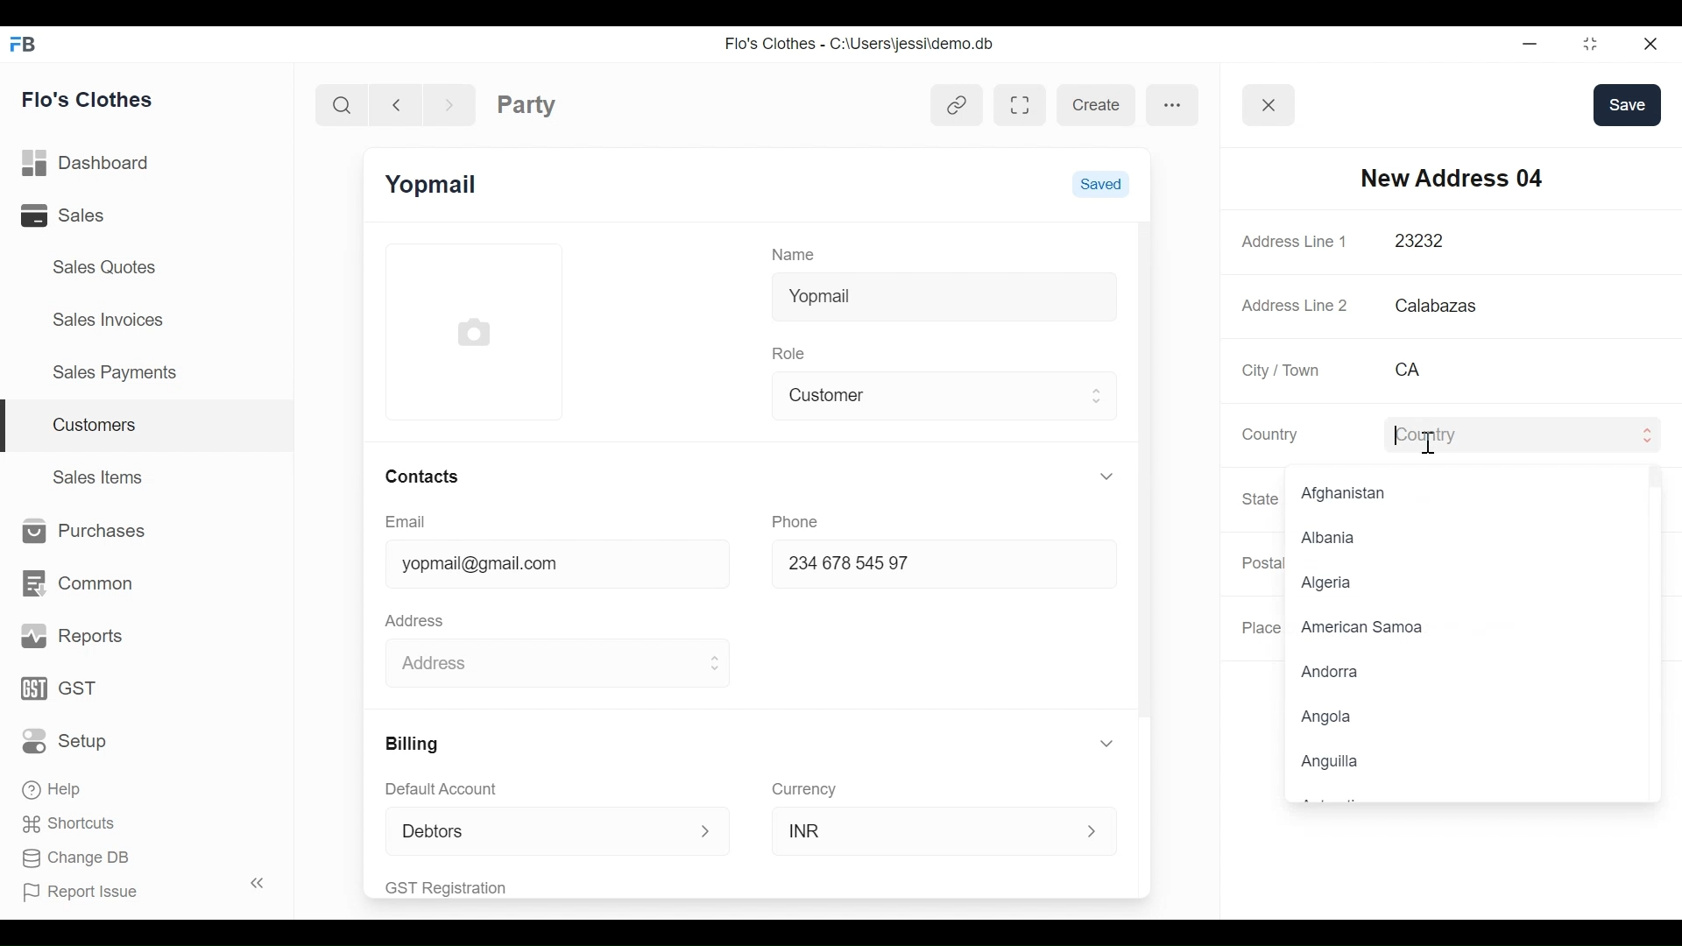 The image size is (1682, 946). Describe the element at coordinates (1364, 628) in the screenshot. I see `American Samoa` at that location.